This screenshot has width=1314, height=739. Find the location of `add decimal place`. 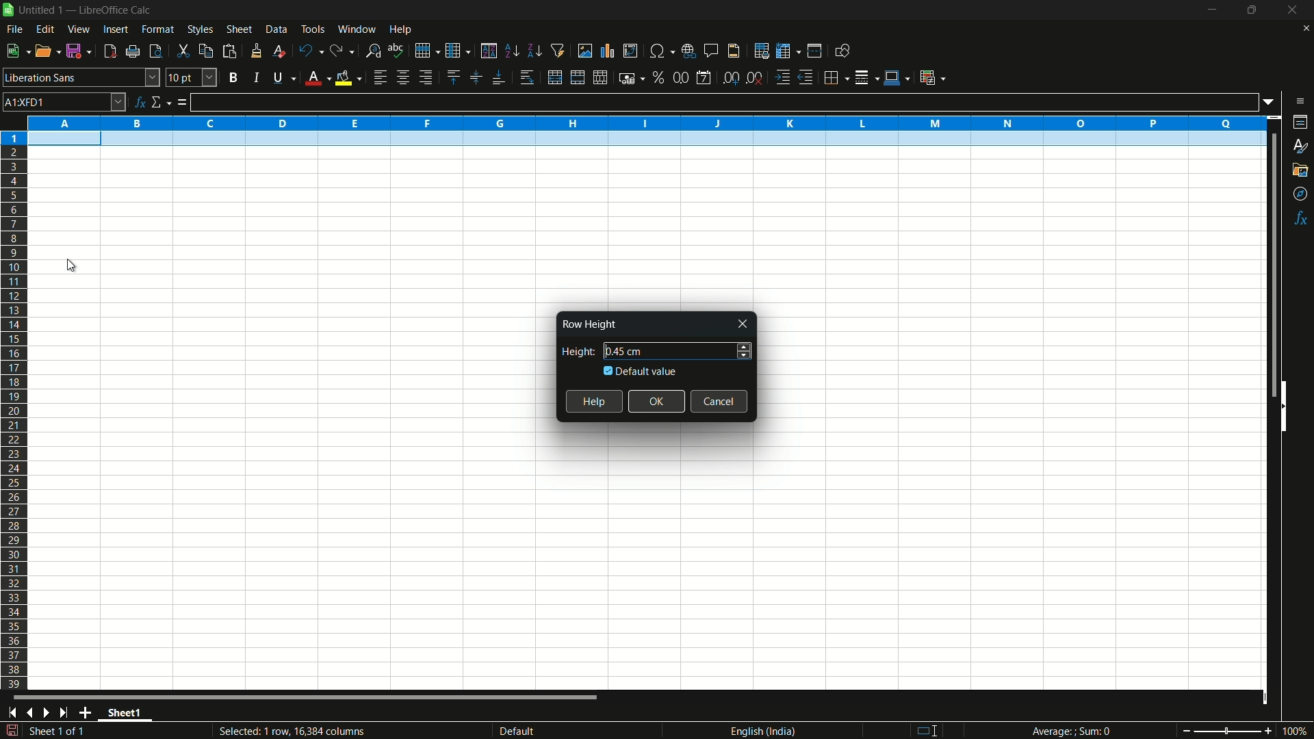

add decimal place is located at coordinates (733, 79).